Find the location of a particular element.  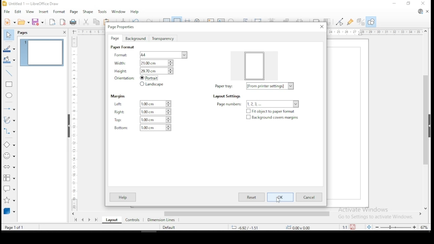

new is located at coordinates (8, 21).